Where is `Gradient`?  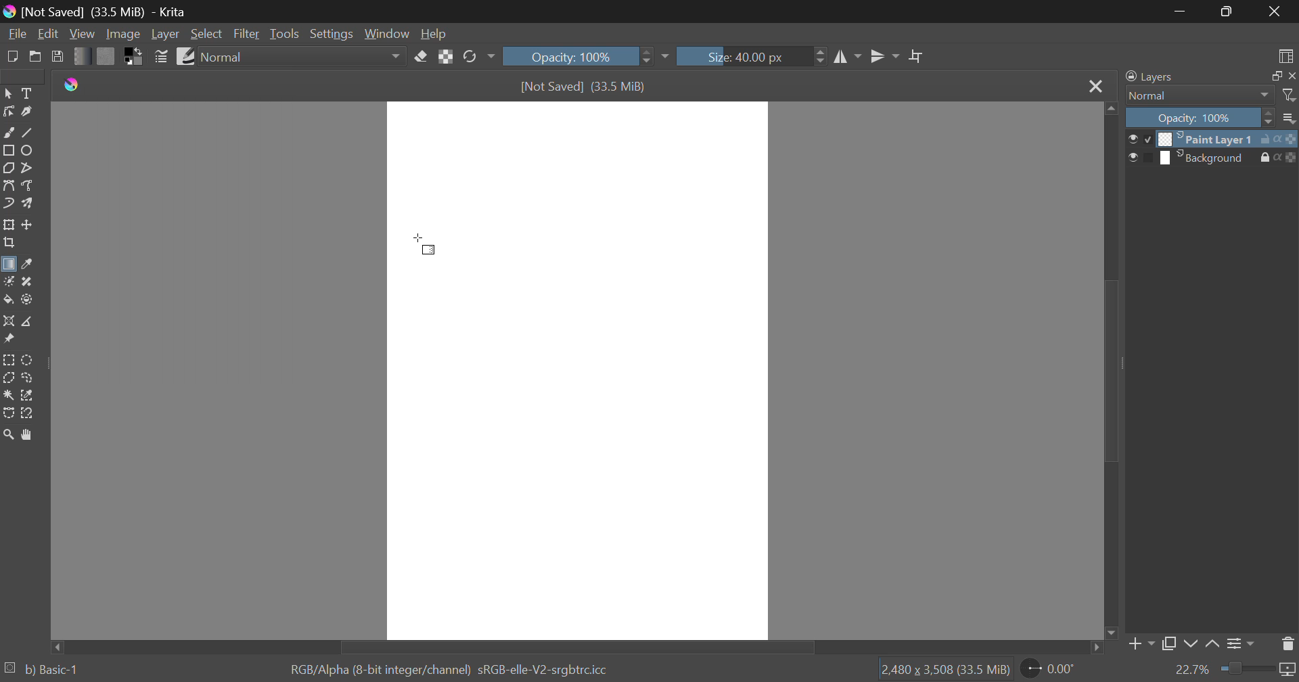
Gradient is located at coordinates (83, 55).